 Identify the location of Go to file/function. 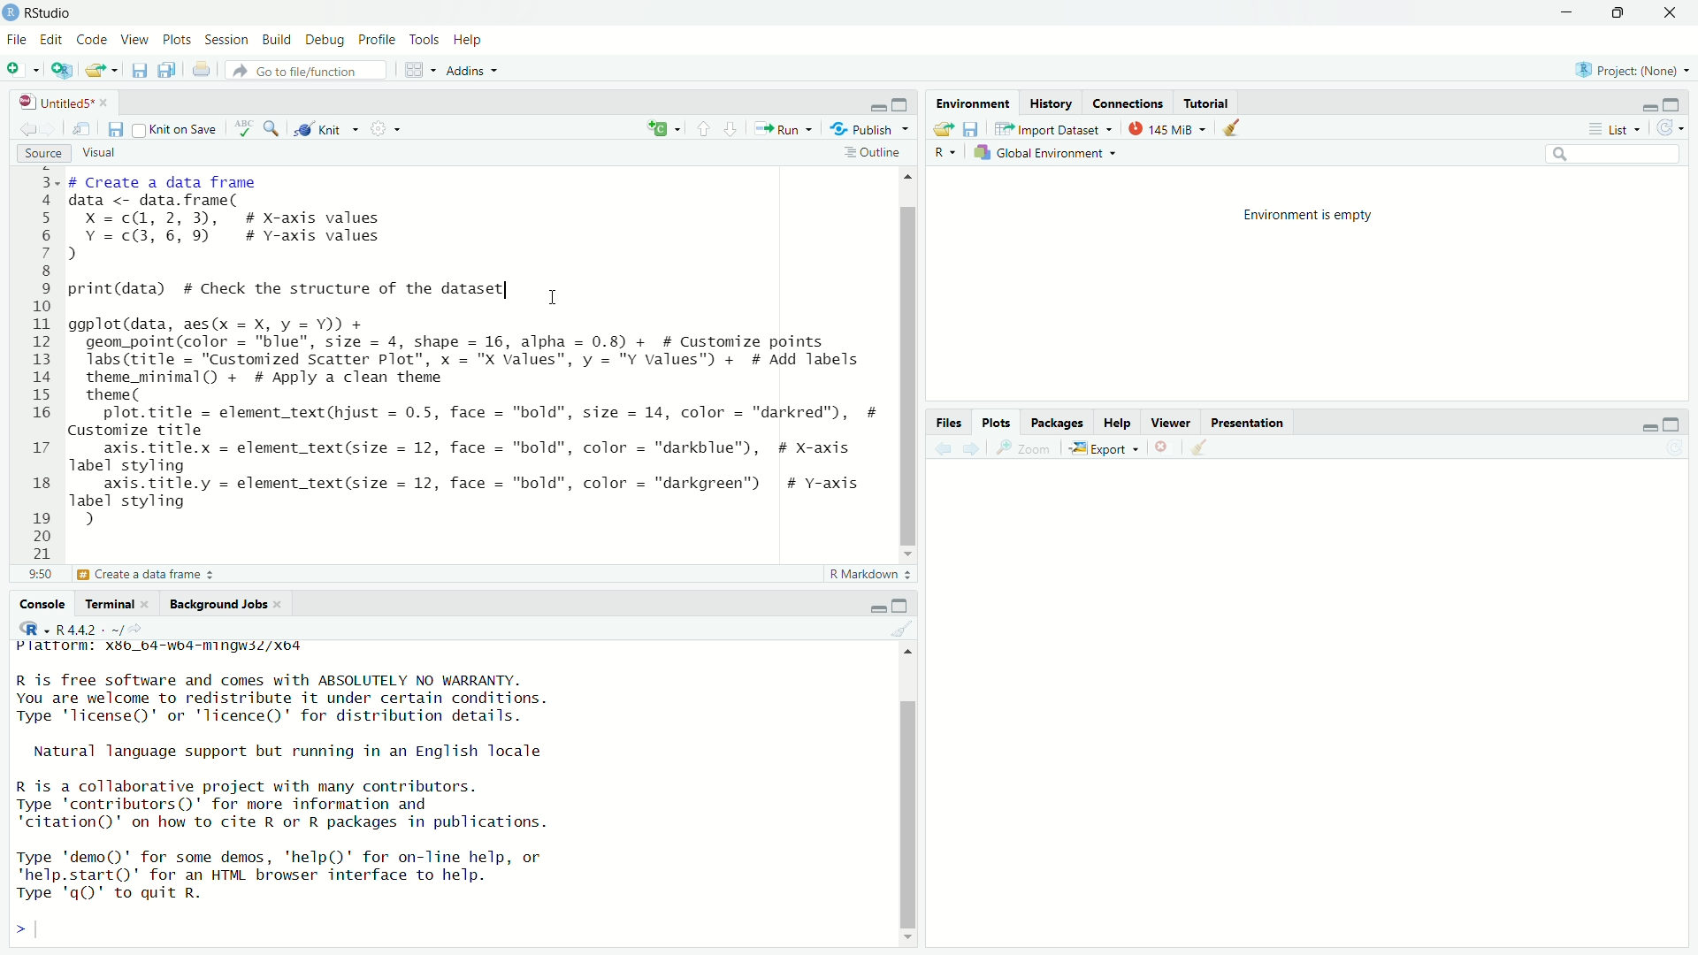
(305, 70).